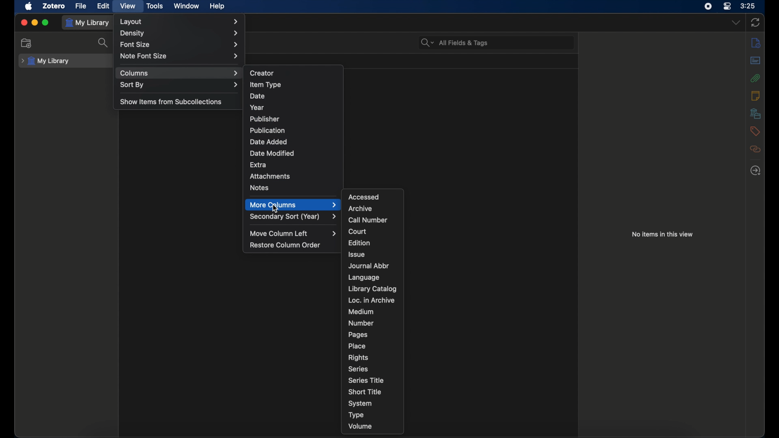  Describe the element at coordinates (266, 84) in the screenshot. I see `item type` at that location.